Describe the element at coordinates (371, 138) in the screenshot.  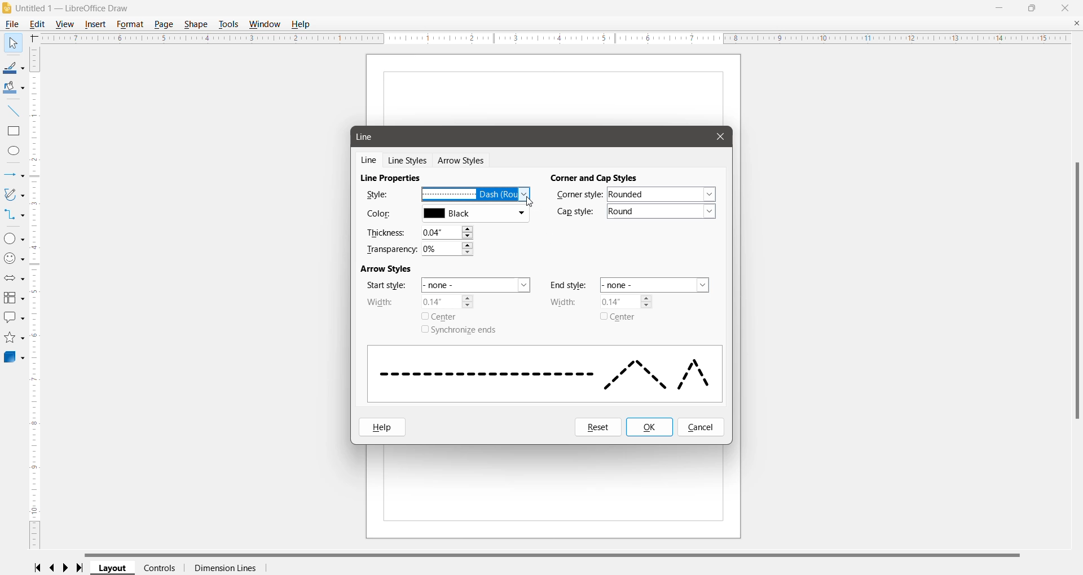
I see `Line` at that location.